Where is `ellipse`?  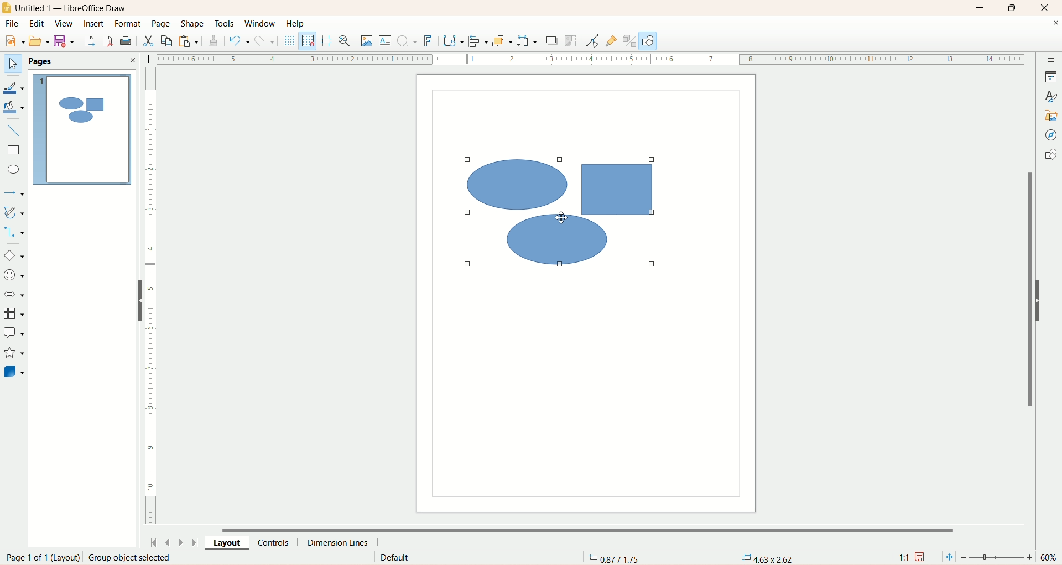 ellipse is located at coordinates (12, 170).